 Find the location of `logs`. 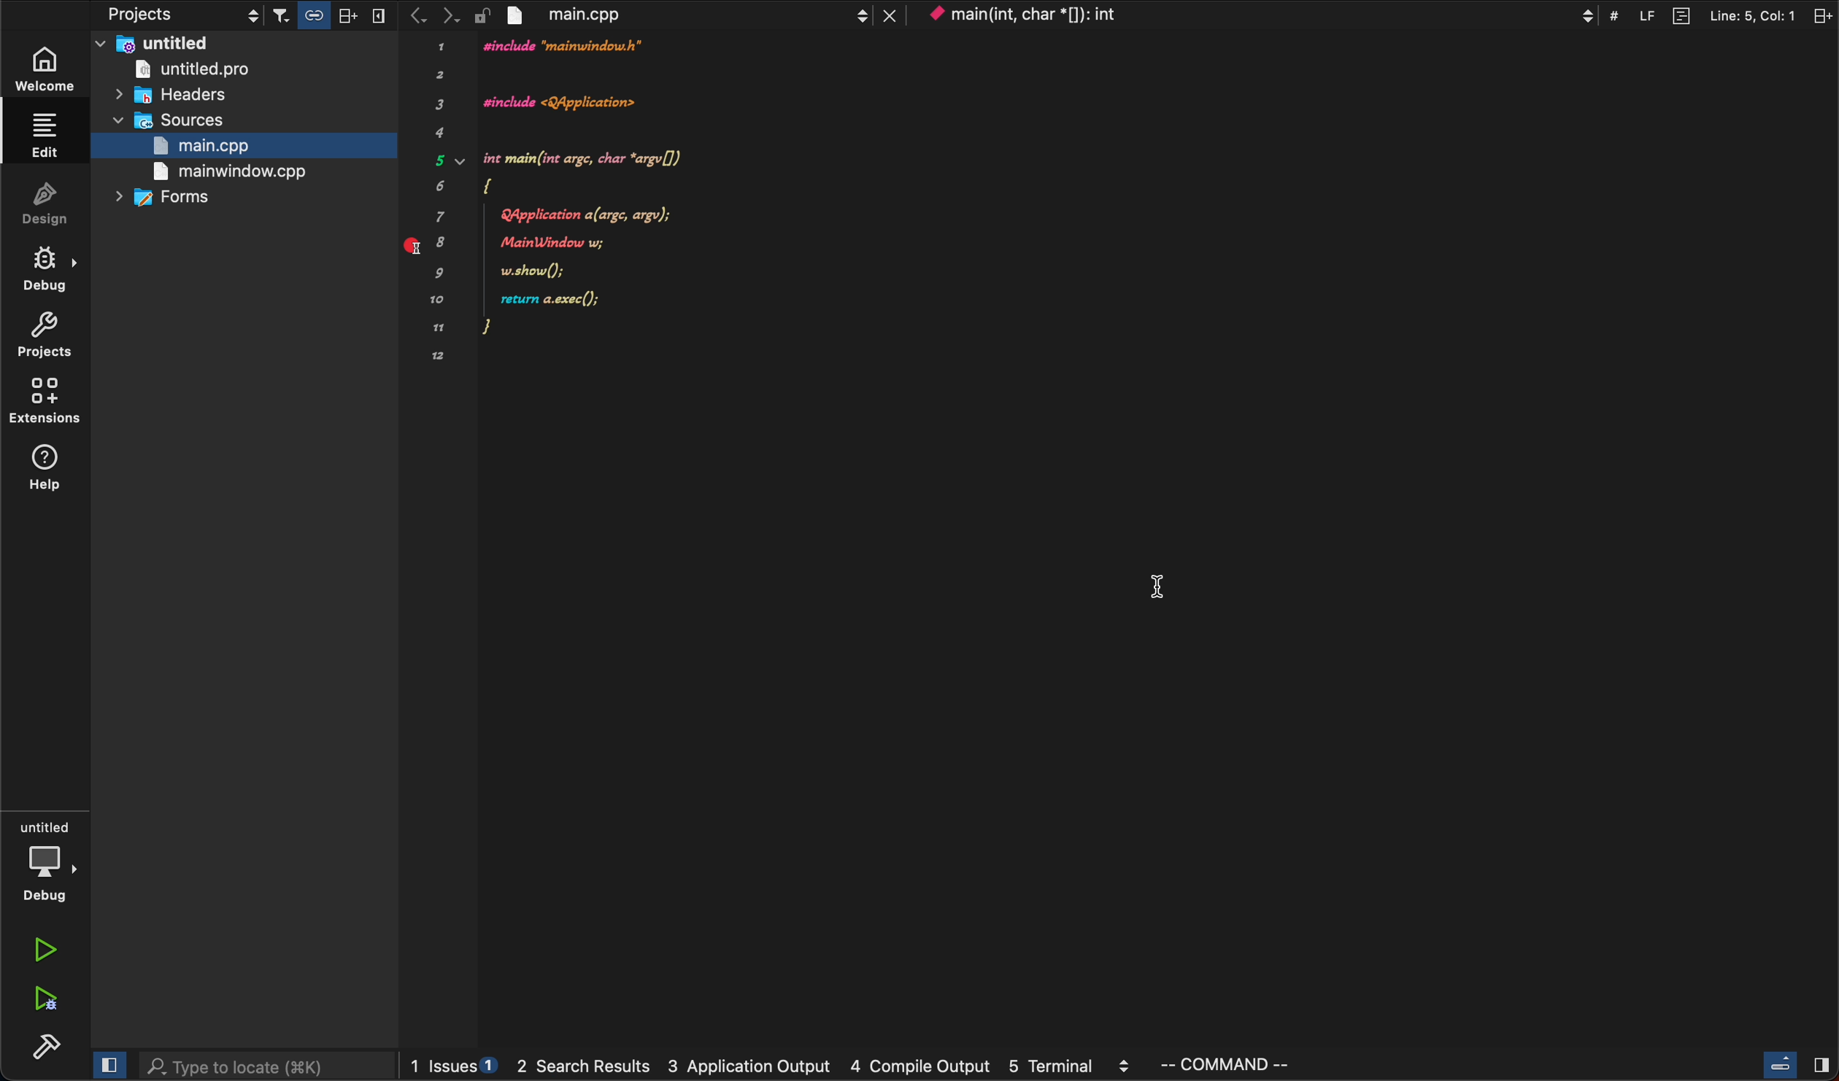

logs is located at coordinates (775, 1066).